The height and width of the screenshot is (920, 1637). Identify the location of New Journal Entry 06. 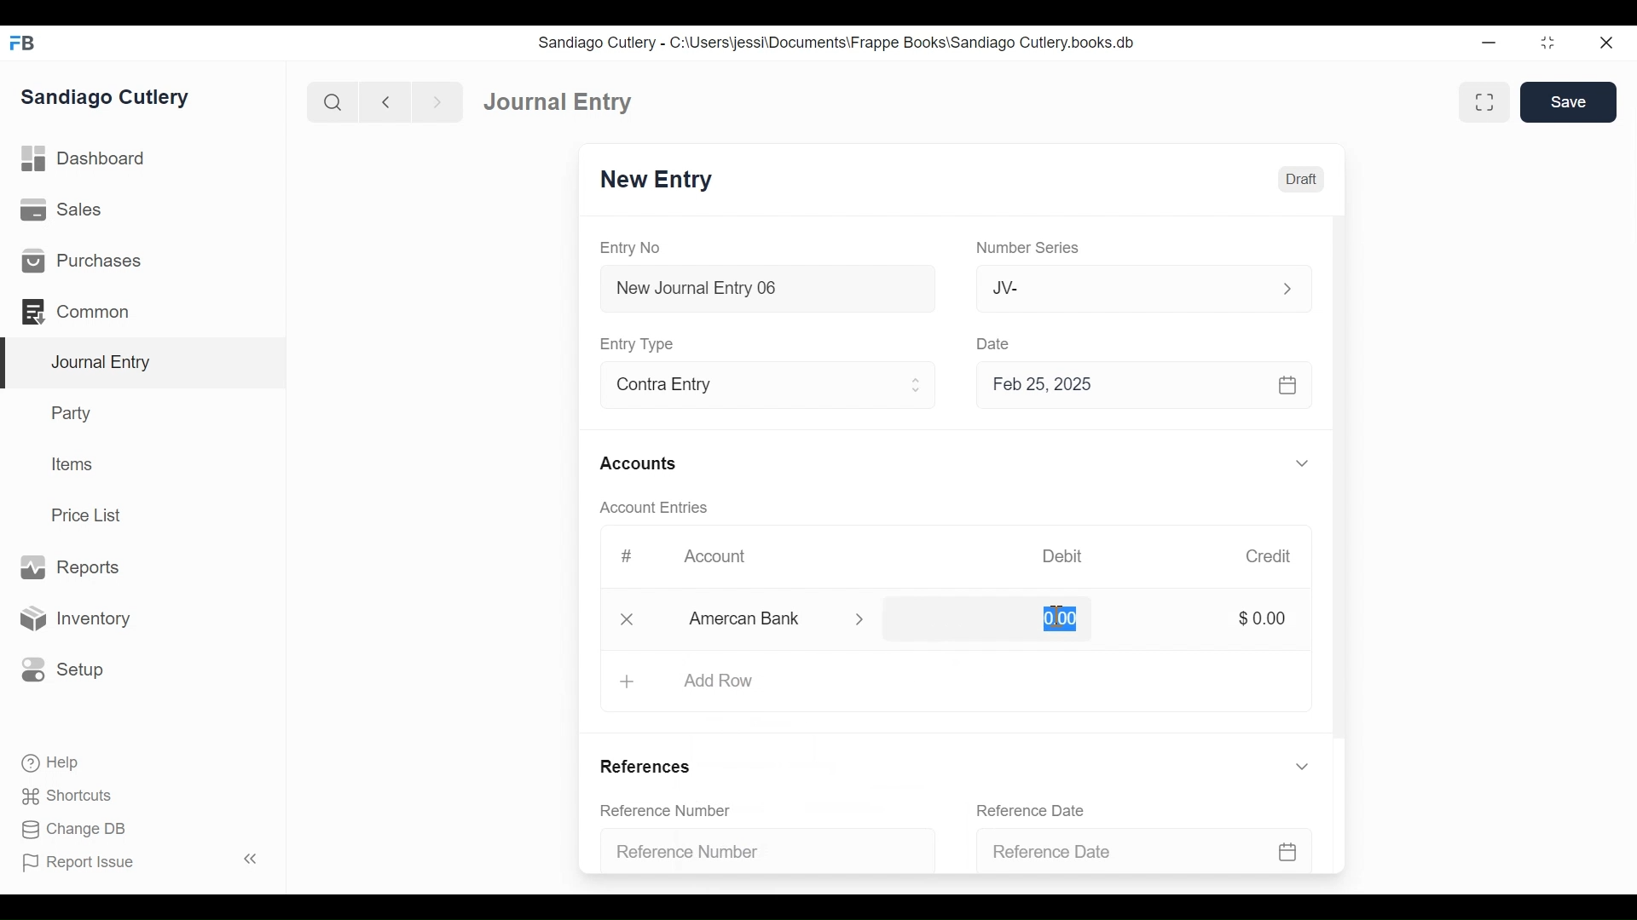
(765, 290).